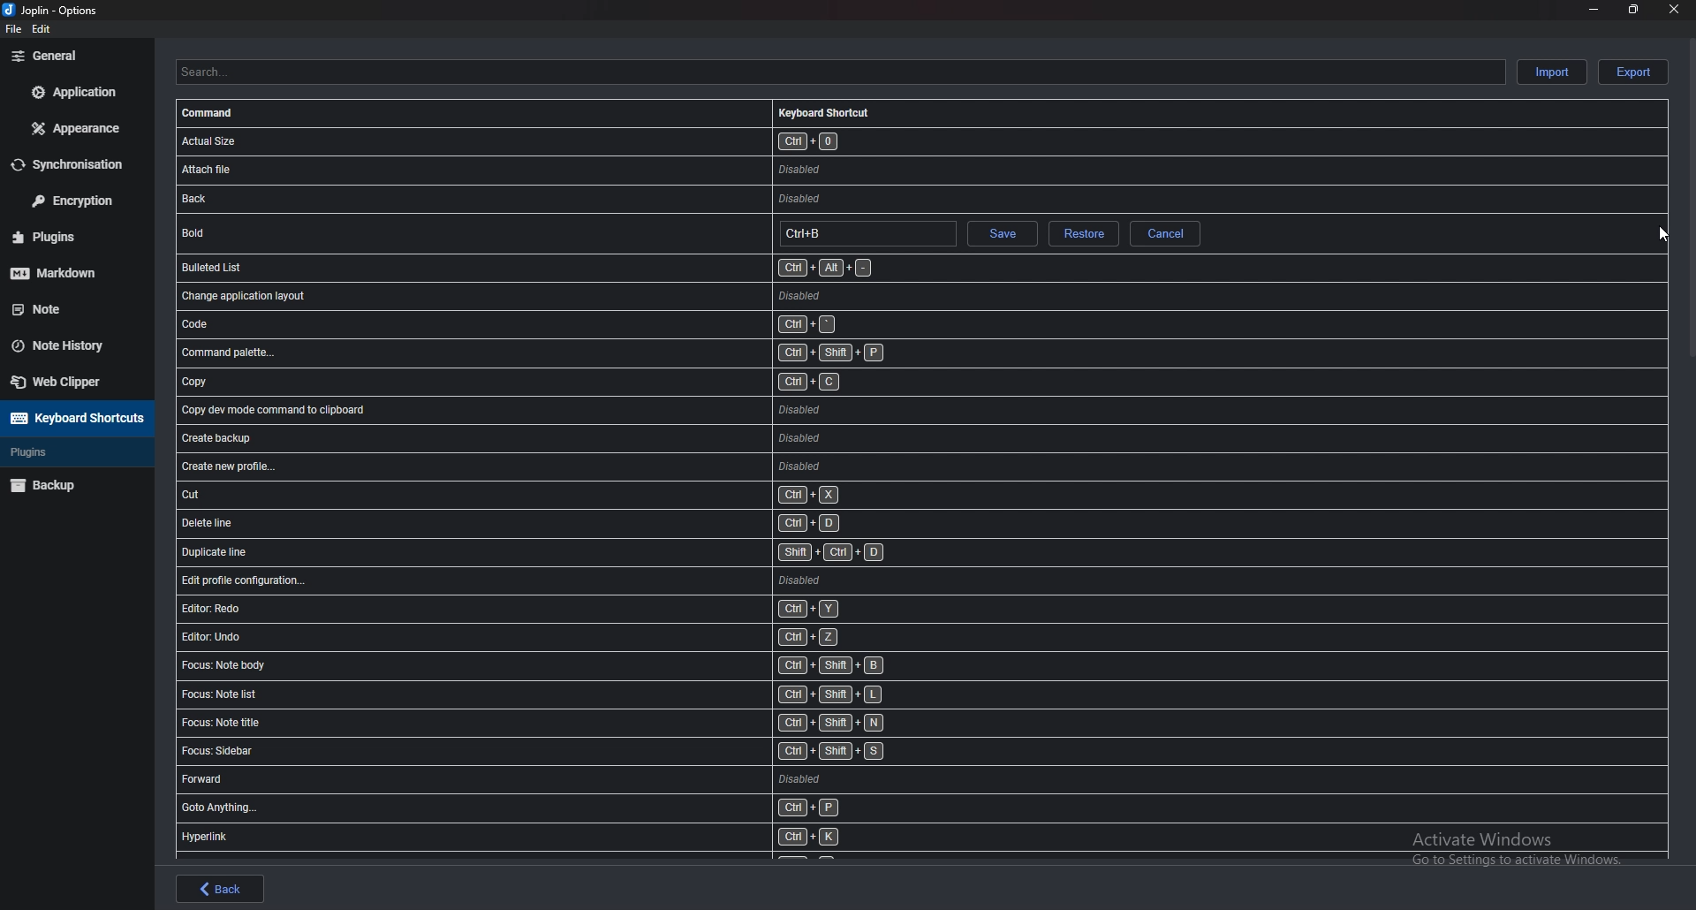 The image size is (1696, 910). Describe the element at coordinates (824, 110) in the screenshot. I see `Keyboard shortcuts` at that location.